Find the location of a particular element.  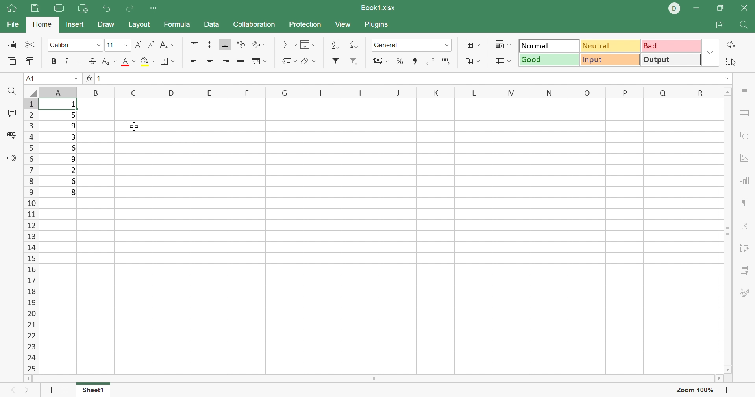

Undo is located at coordinates (106, 9).